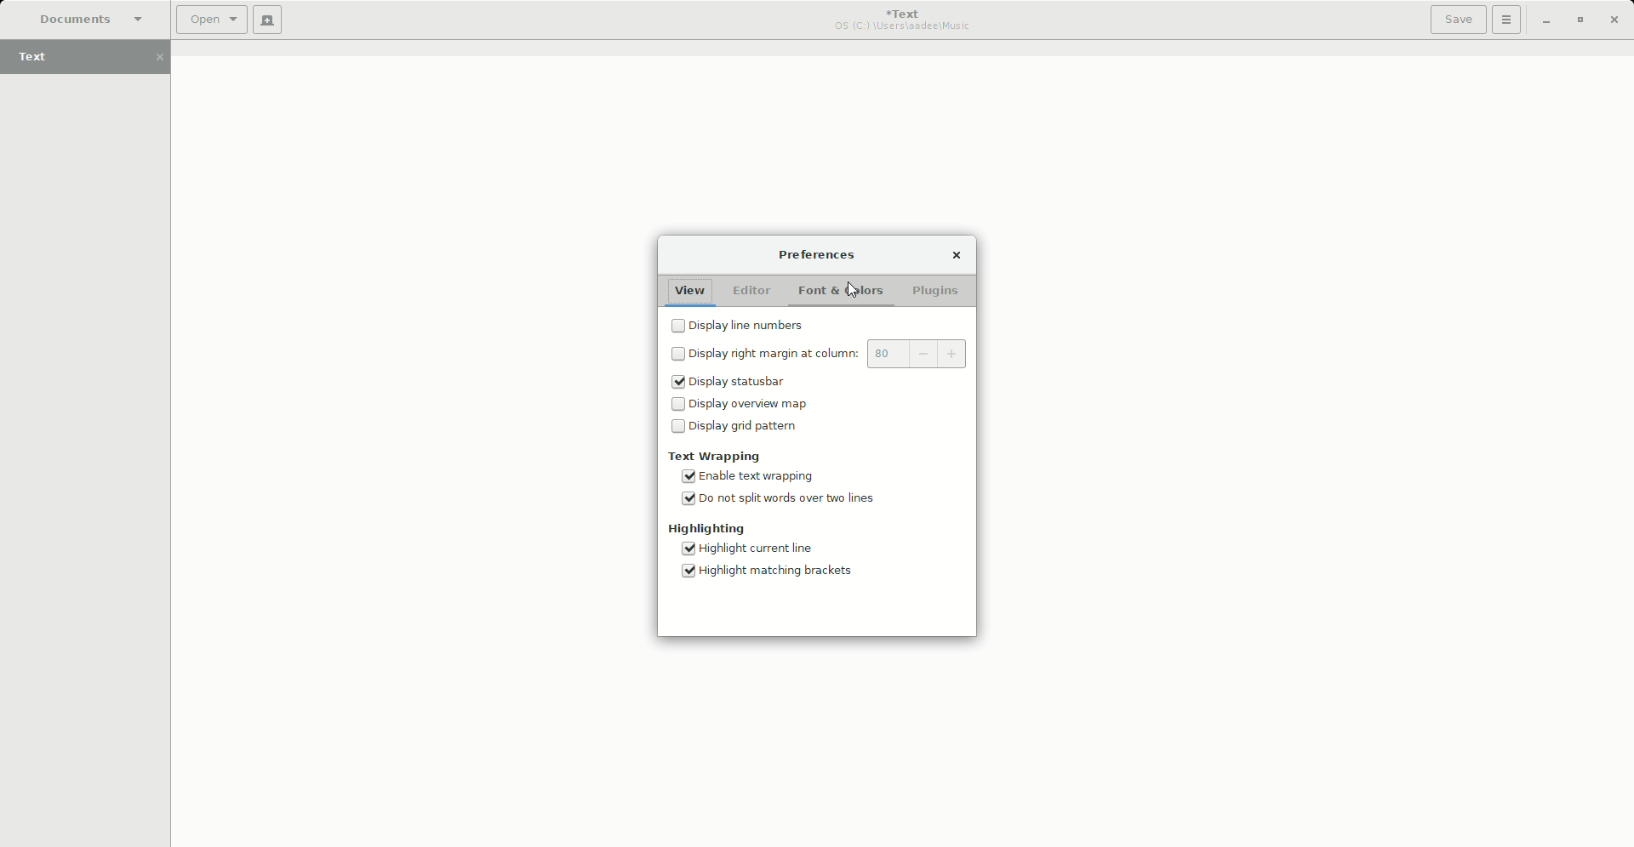  Describe the element at coordinates (740, 427) in the screenshot. I see `Display grid pattern` at that location.